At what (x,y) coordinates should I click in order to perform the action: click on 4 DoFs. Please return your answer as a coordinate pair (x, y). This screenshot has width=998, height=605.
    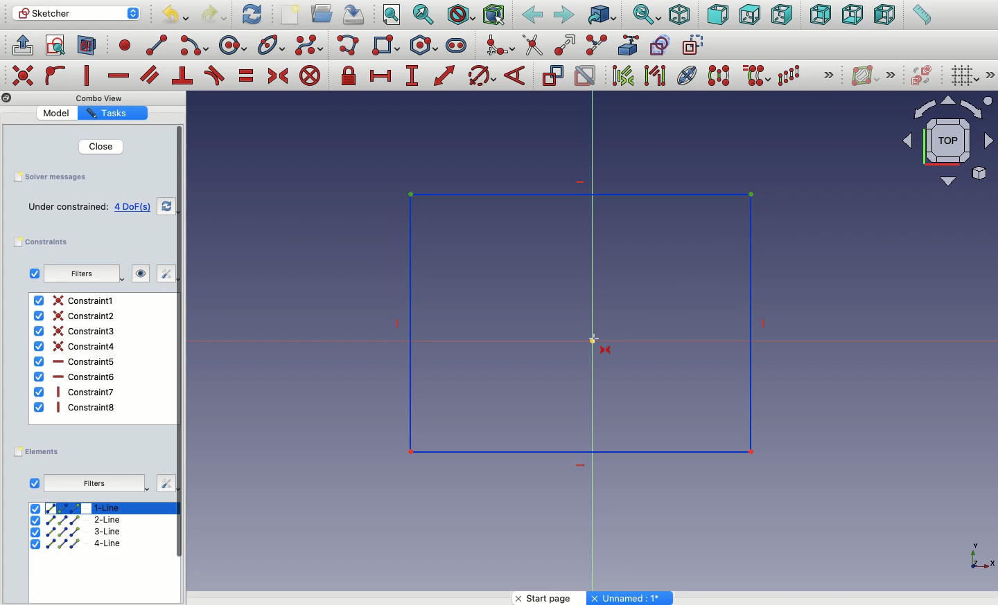
    Looking at the image, I should click on (136, 207).